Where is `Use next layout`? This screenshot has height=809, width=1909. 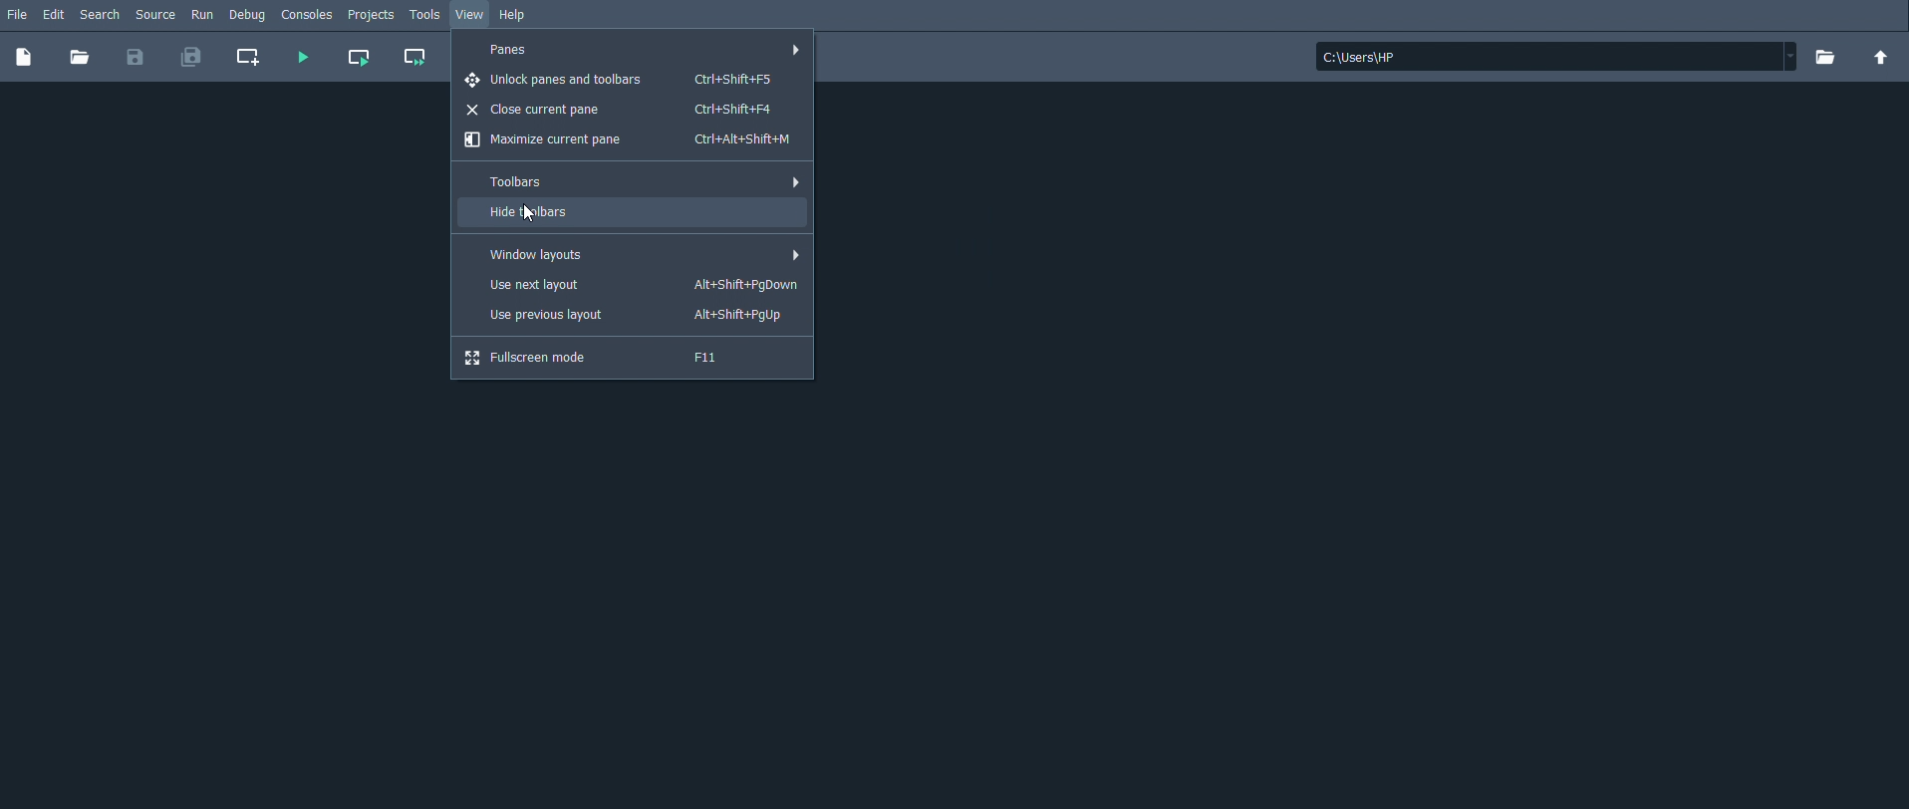 Use next layout is located at coordinates (638, 284).